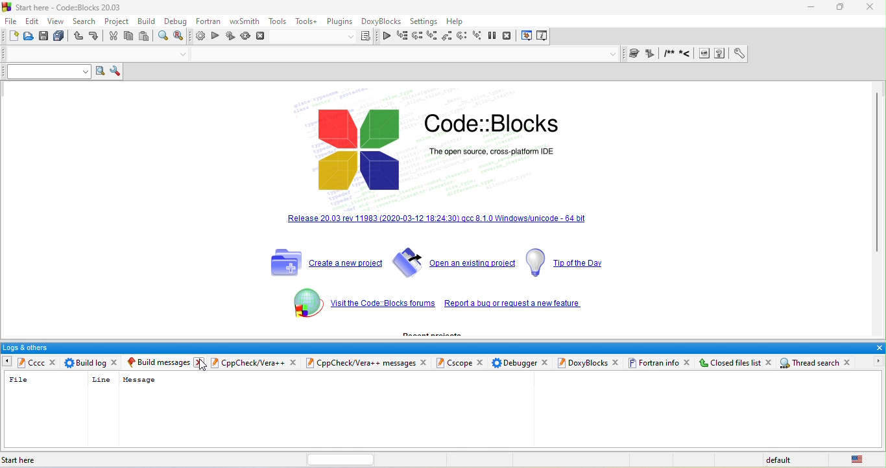 The image size is (886, 468). Describe the element at coordinates (202, 363) in the screenshot. I see `close` at that location.